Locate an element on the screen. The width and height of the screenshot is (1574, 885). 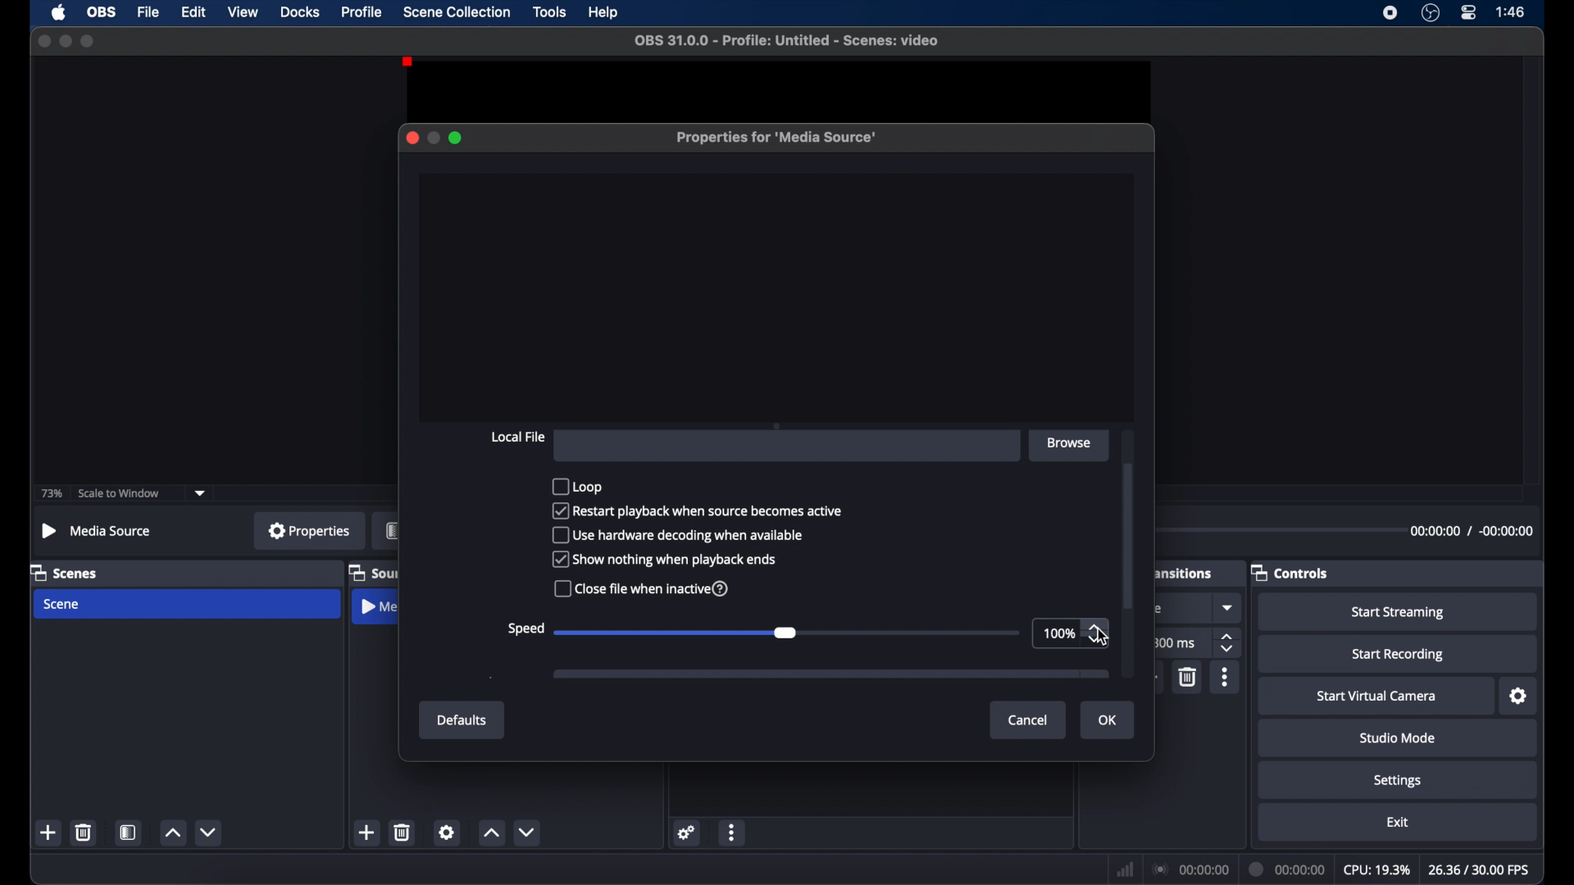
screen recorder icon is located at coordinates (1390, 13).